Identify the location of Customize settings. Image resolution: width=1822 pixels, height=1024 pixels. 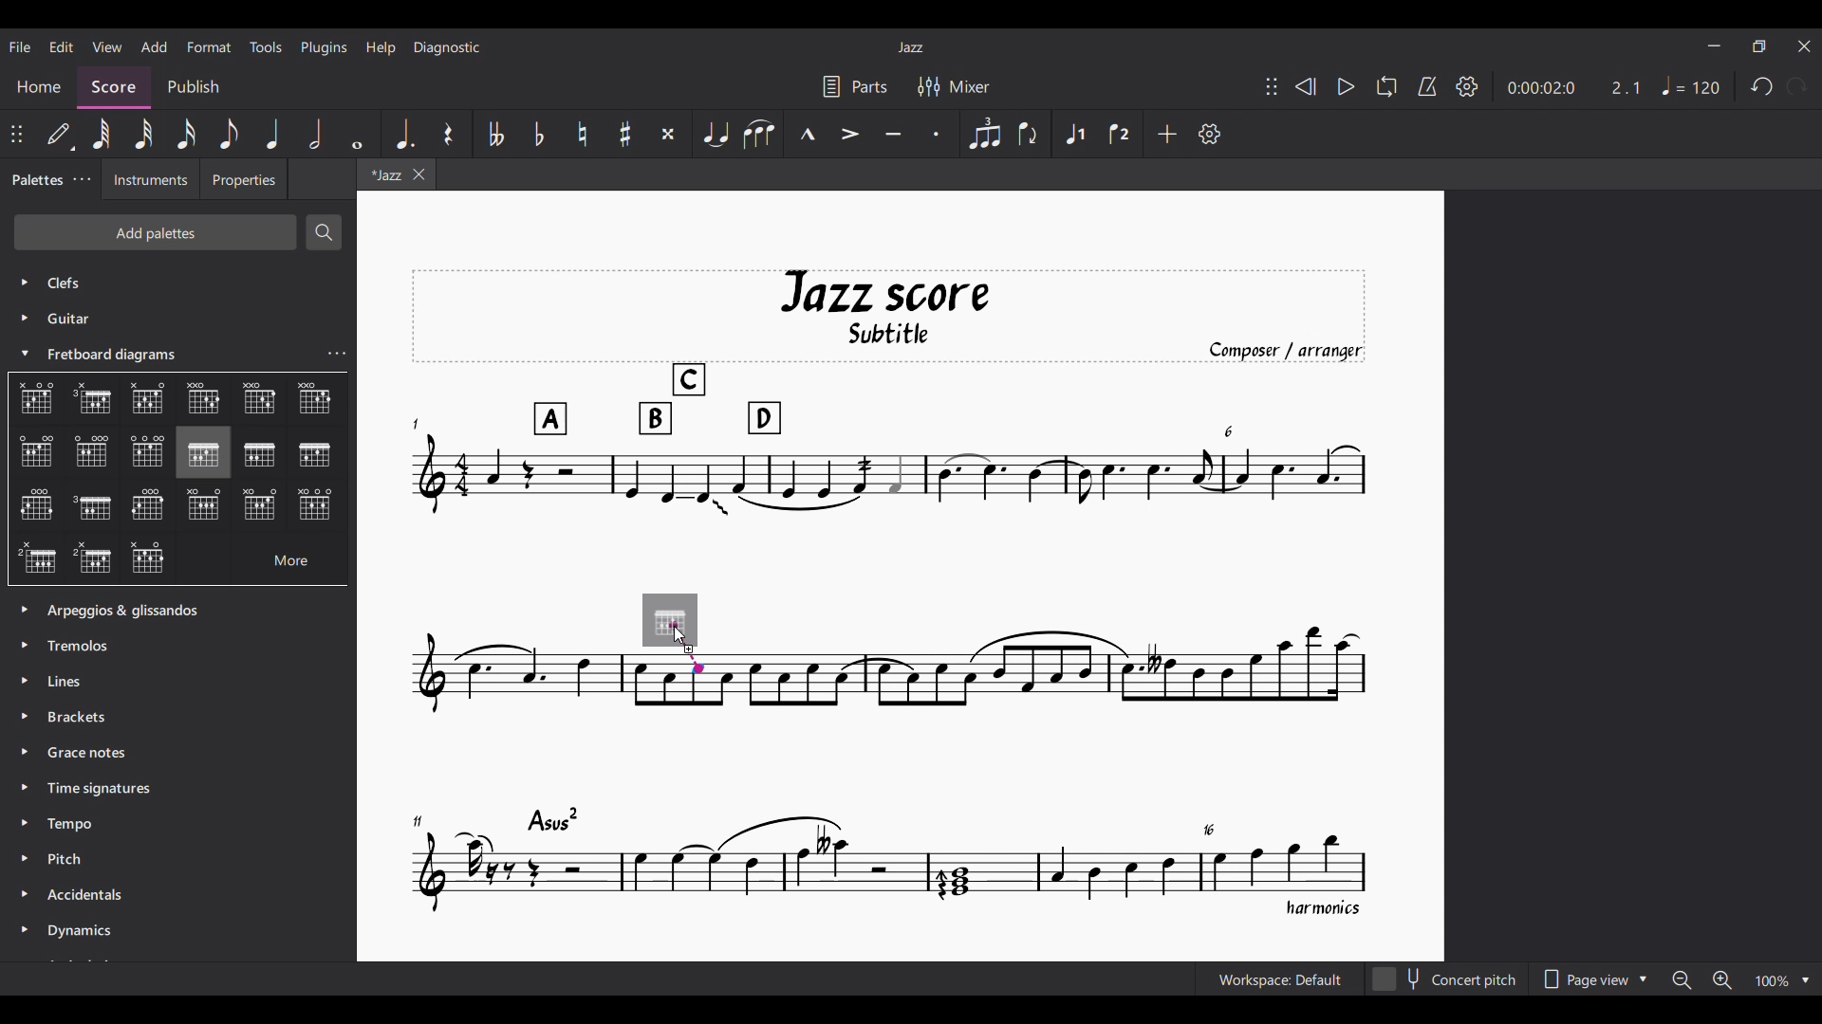
(1210, 134).